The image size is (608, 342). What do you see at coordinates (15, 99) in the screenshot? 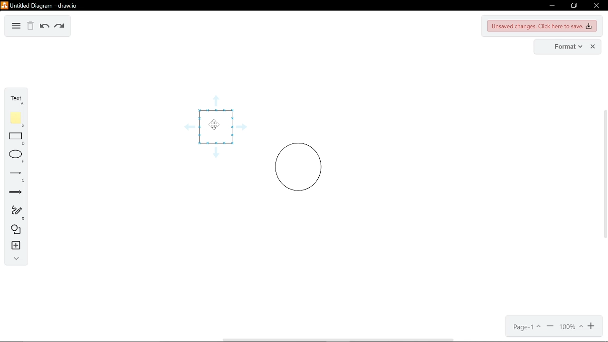
I see `text` at bounding box center [15, 99].